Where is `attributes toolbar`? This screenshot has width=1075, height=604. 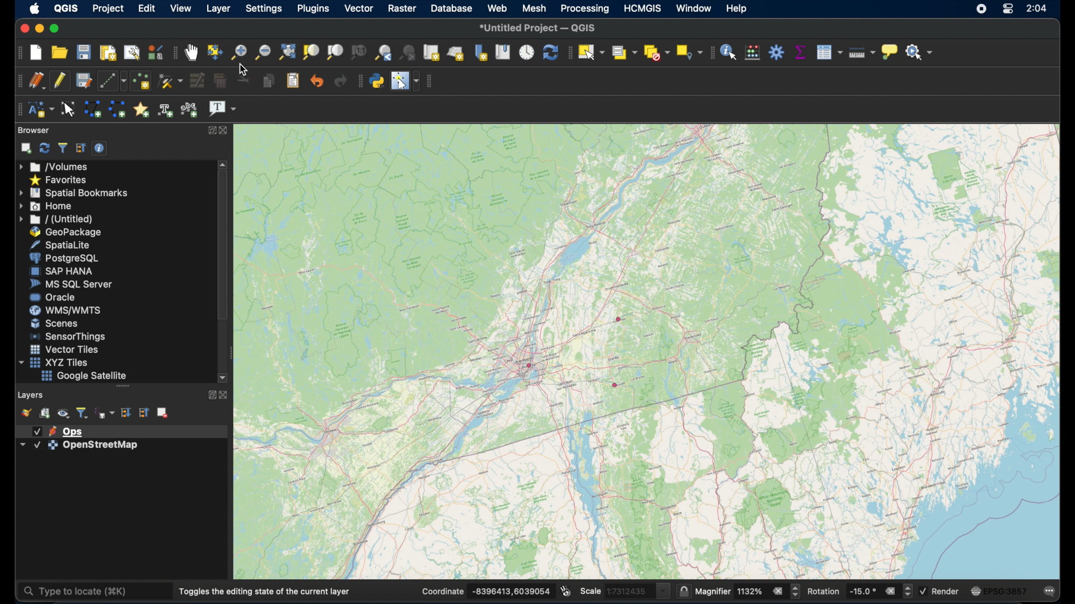
attributes toolbar is located at coordinates (712, 53).